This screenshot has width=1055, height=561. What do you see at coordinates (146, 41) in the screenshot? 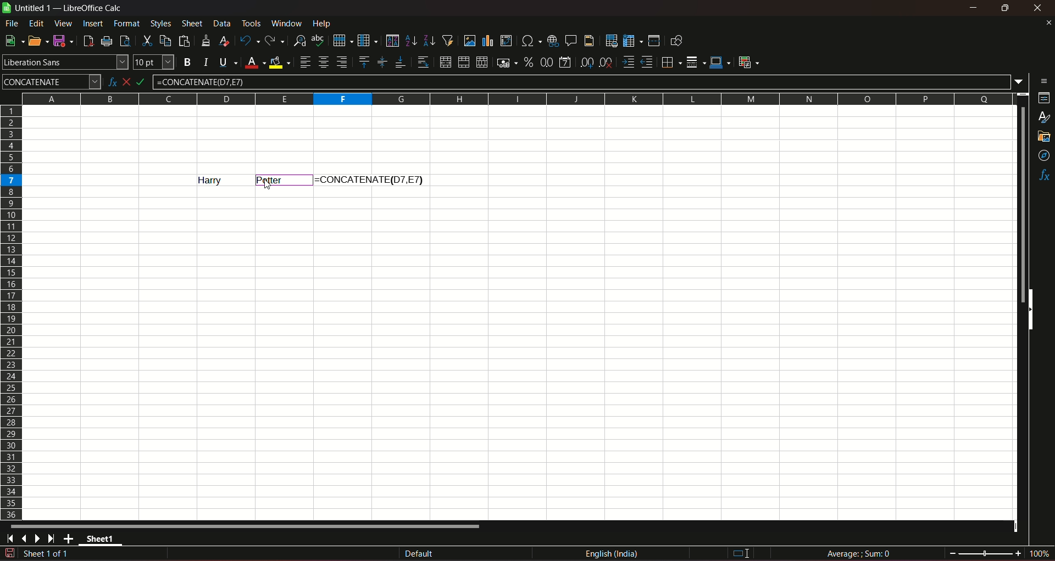
I see `cut` at bounding box center [146, 41].